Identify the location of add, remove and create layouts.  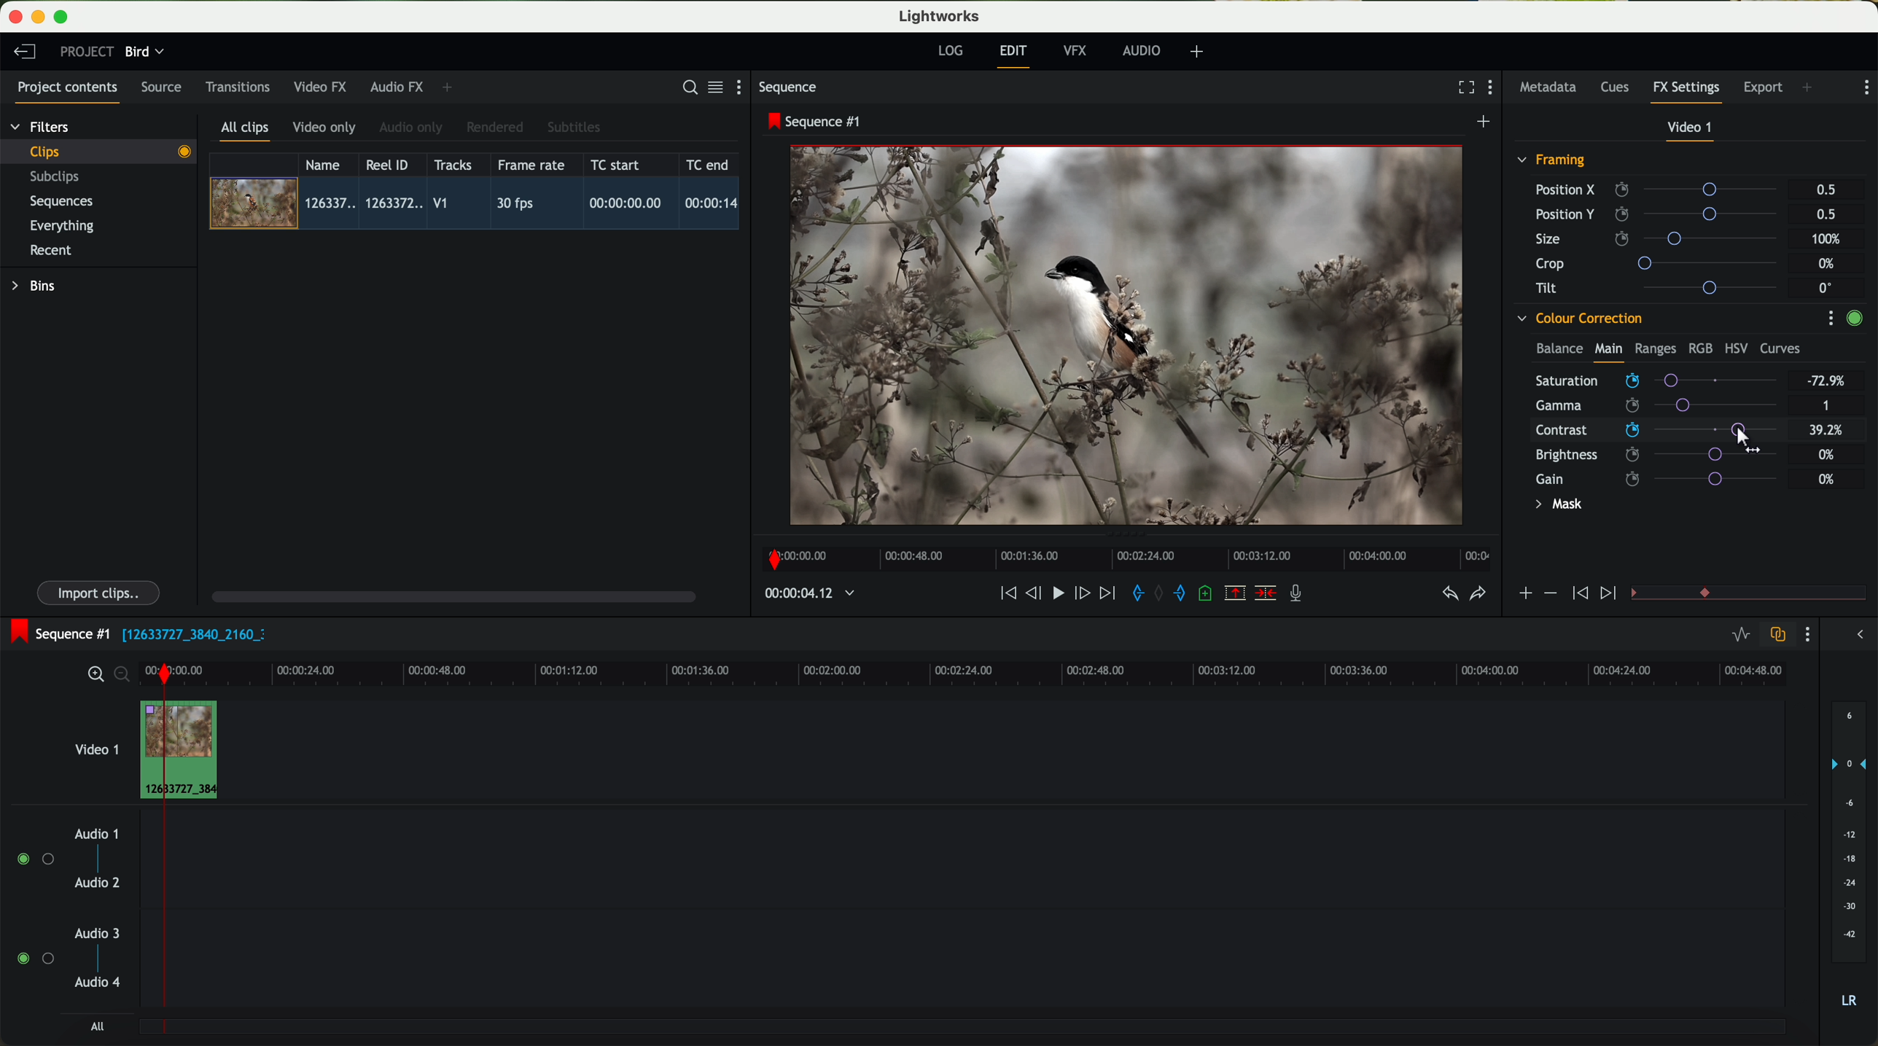
(1199, 52).